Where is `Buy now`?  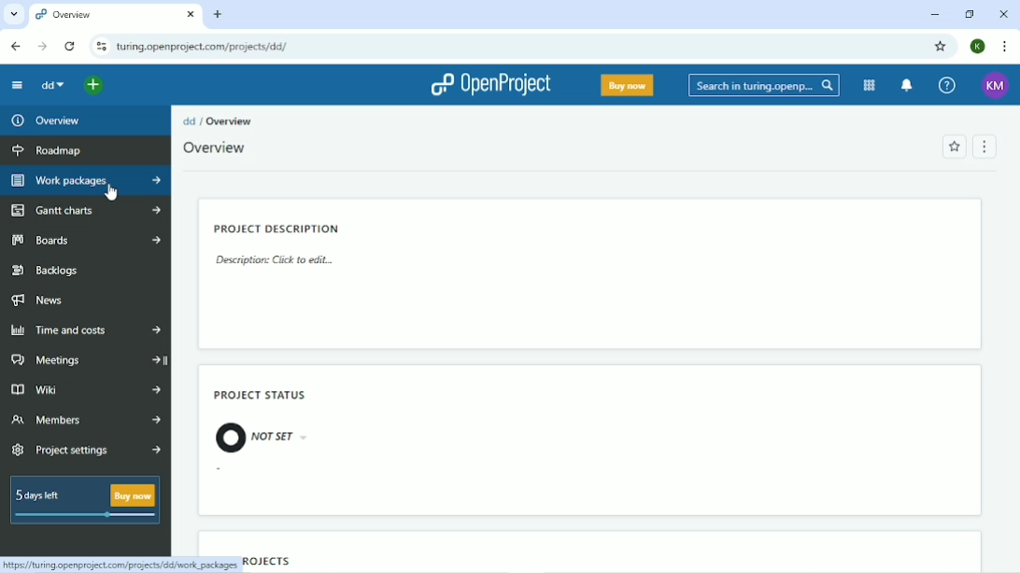
Buy now is located at coordinates (627, 85).